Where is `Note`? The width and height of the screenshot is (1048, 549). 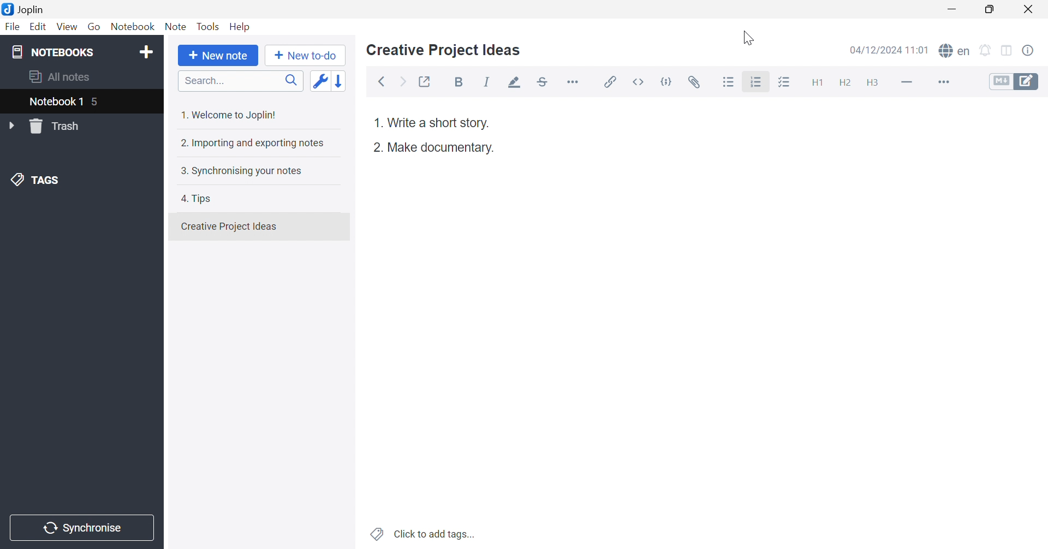
Note is located at coordinates (175, 27).